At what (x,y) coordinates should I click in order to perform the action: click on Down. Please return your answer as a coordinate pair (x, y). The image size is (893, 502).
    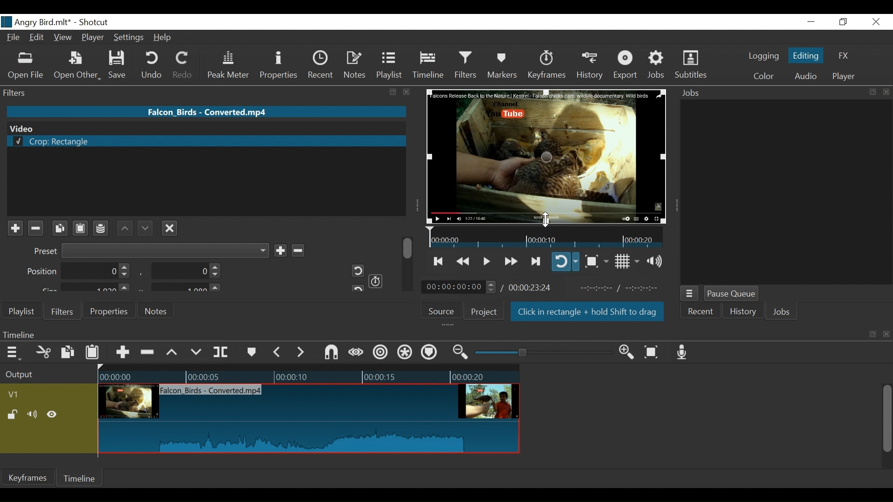
    Looking at the image, I should click on (144, 226).